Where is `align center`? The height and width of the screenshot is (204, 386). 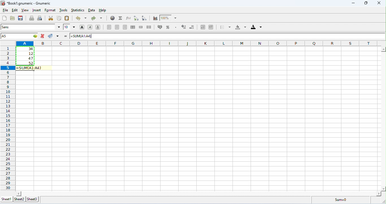 align center is located at coordinates (117, 27).